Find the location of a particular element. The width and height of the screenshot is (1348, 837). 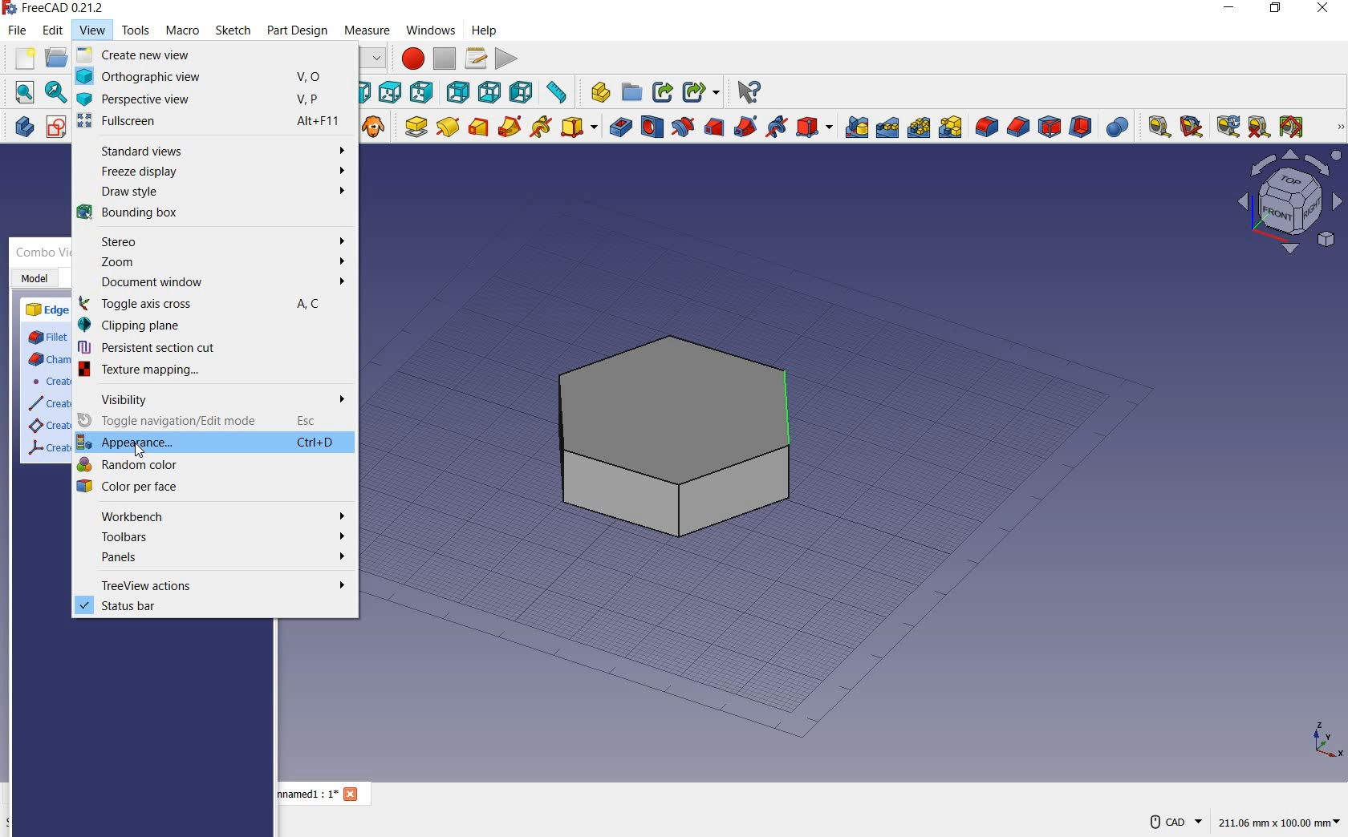

tools is located at coordinates (137, 32).